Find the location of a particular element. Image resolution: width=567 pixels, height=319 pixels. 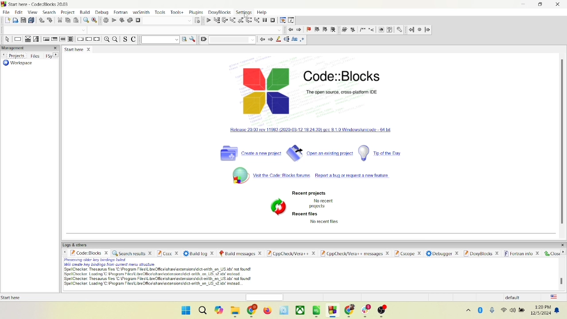

apps is located at coordinates (305, 309).